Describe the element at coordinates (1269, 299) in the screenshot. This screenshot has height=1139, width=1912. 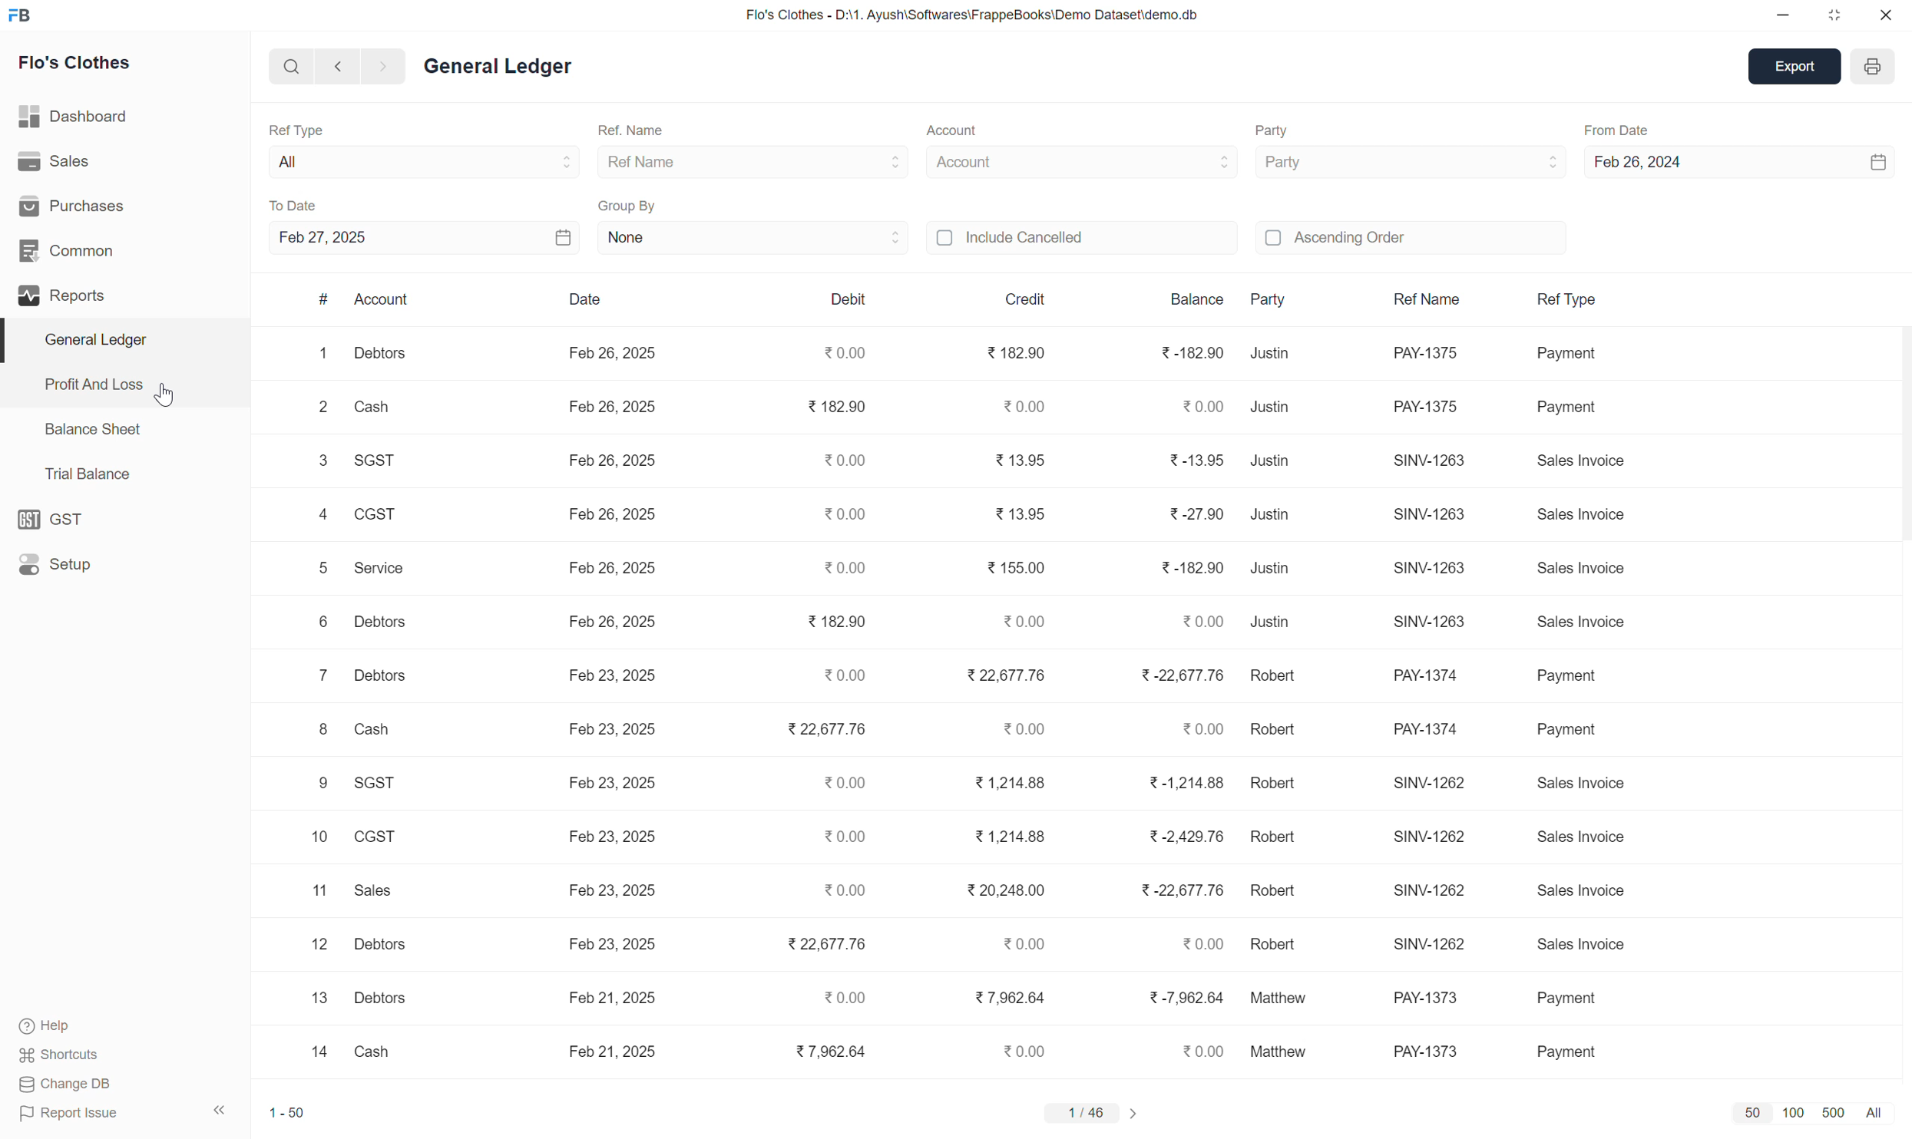
I see `Party` at that location.